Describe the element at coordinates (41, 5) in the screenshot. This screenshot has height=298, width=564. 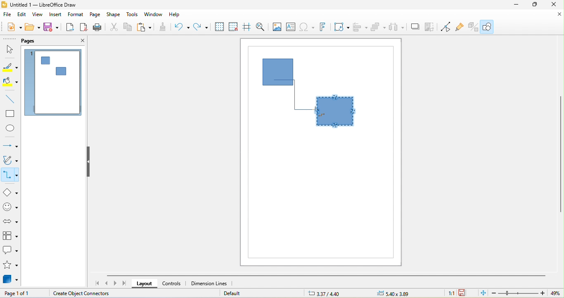
I see `untitled 1-libre office draw` at that location.